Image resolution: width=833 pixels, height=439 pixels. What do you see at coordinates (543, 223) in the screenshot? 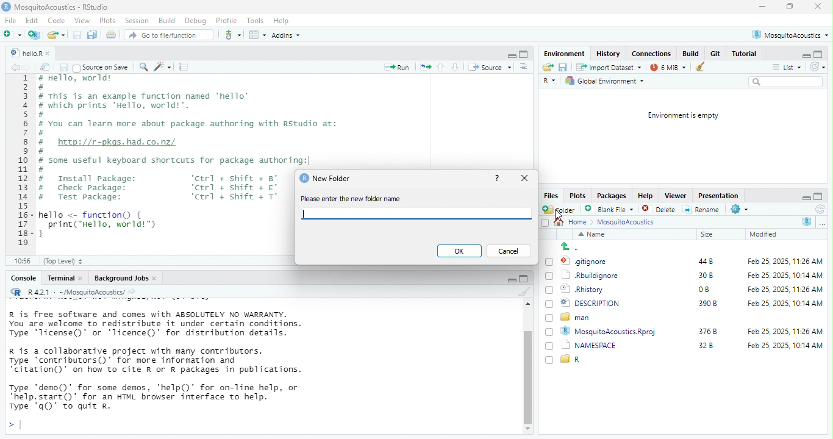
I see `checkbox` at bounding box center [543, 223].